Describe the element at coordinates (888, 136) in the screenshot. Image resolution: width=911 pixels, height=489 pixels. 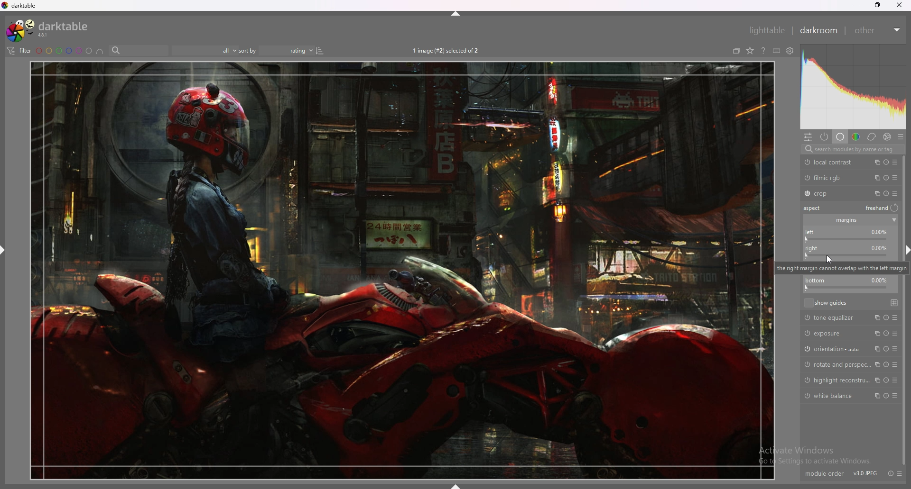
I see `effect` at that location.